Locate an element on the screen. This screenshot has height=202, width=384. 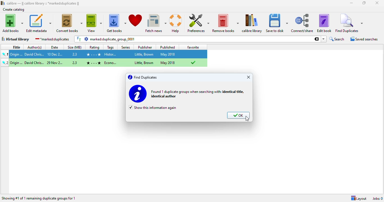
logo is located at coordinates (3, 3).